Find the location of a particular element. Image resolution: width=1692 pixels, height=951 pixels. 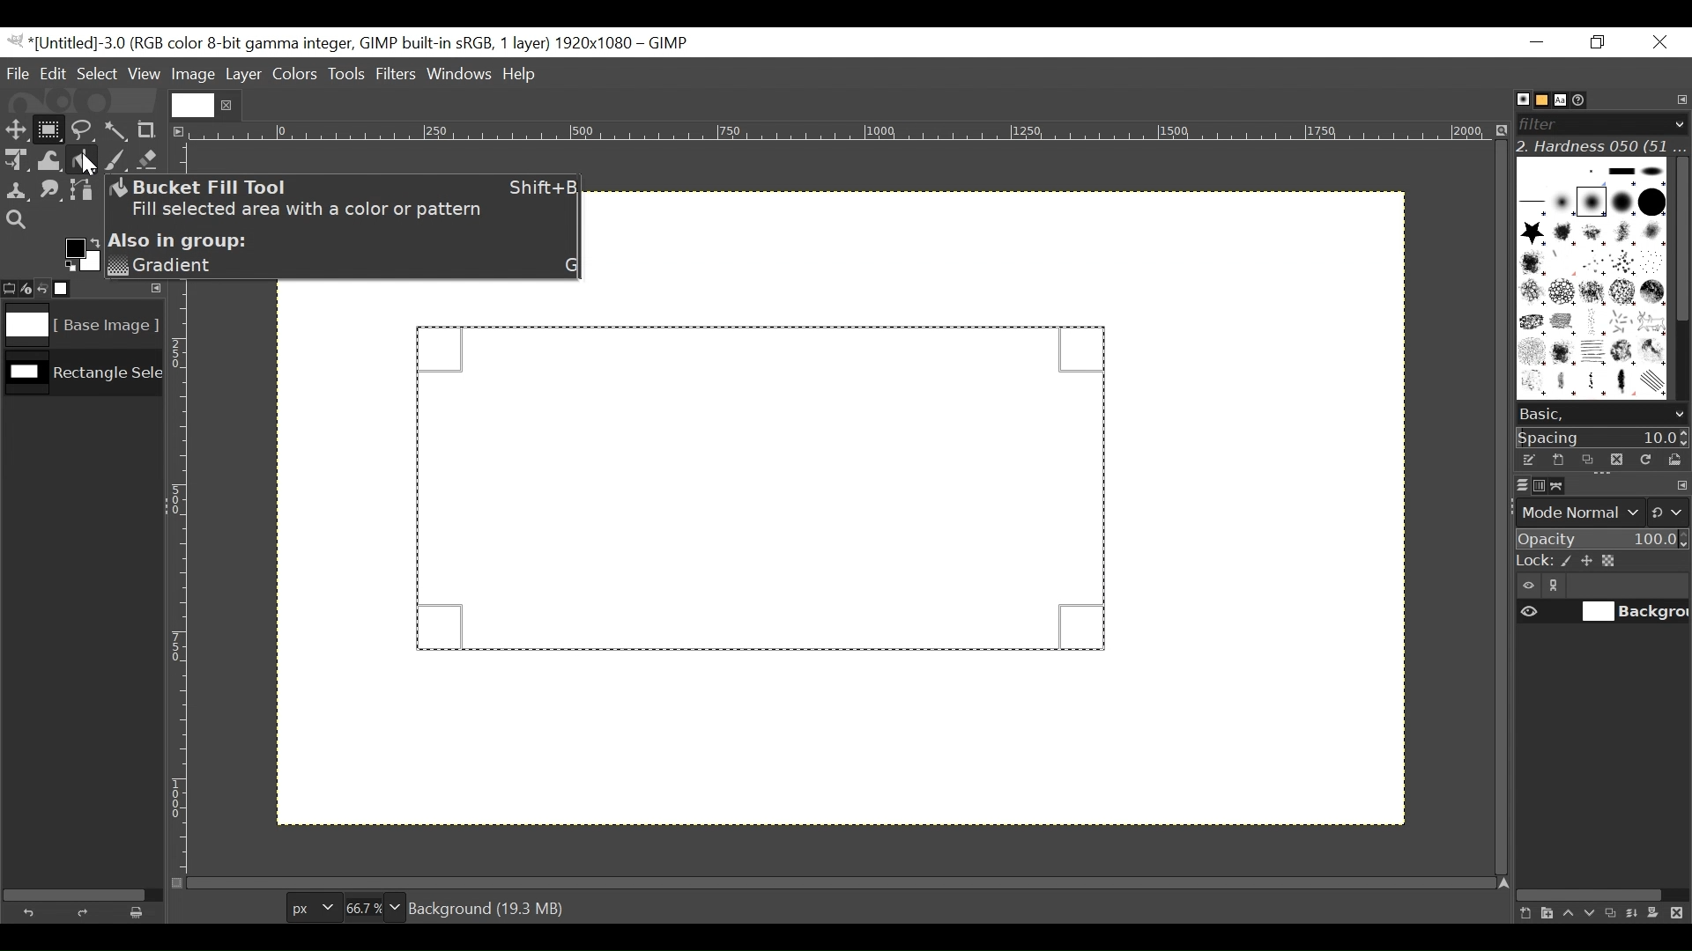

Images is located at coordinates (73, 289).